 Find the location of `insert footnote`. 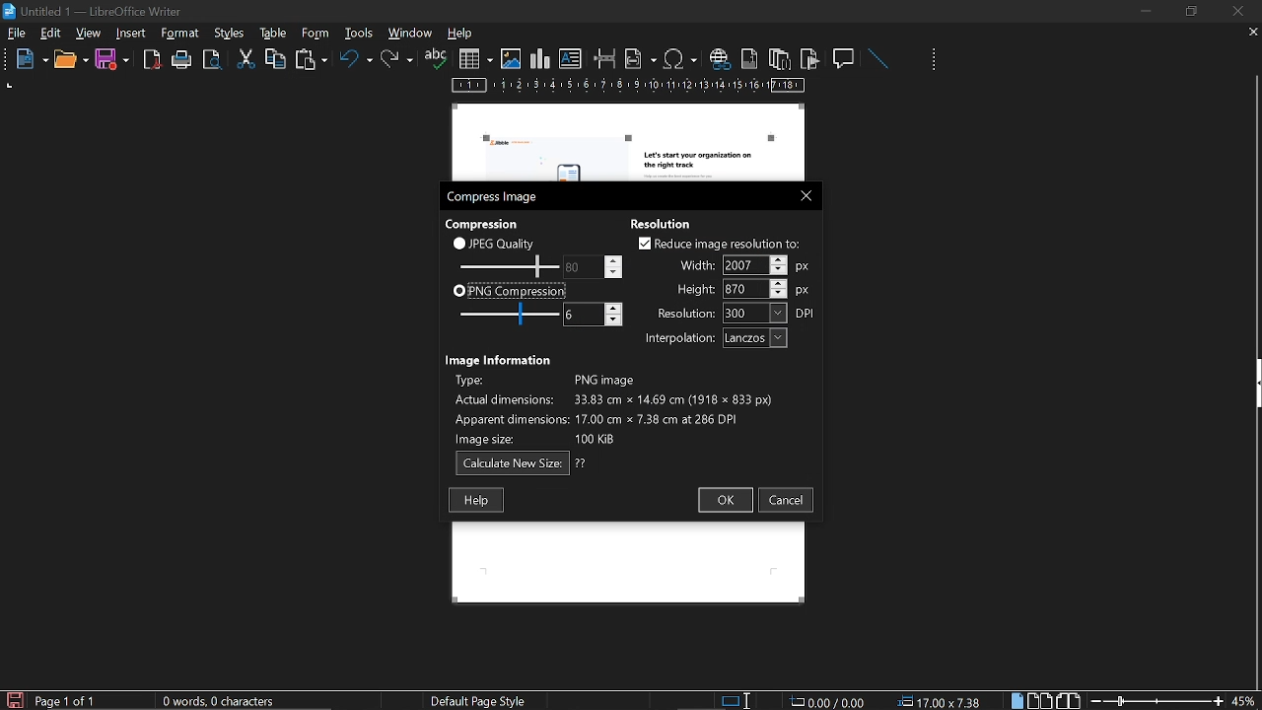

insert footnote is located at coordinates (747, 58).